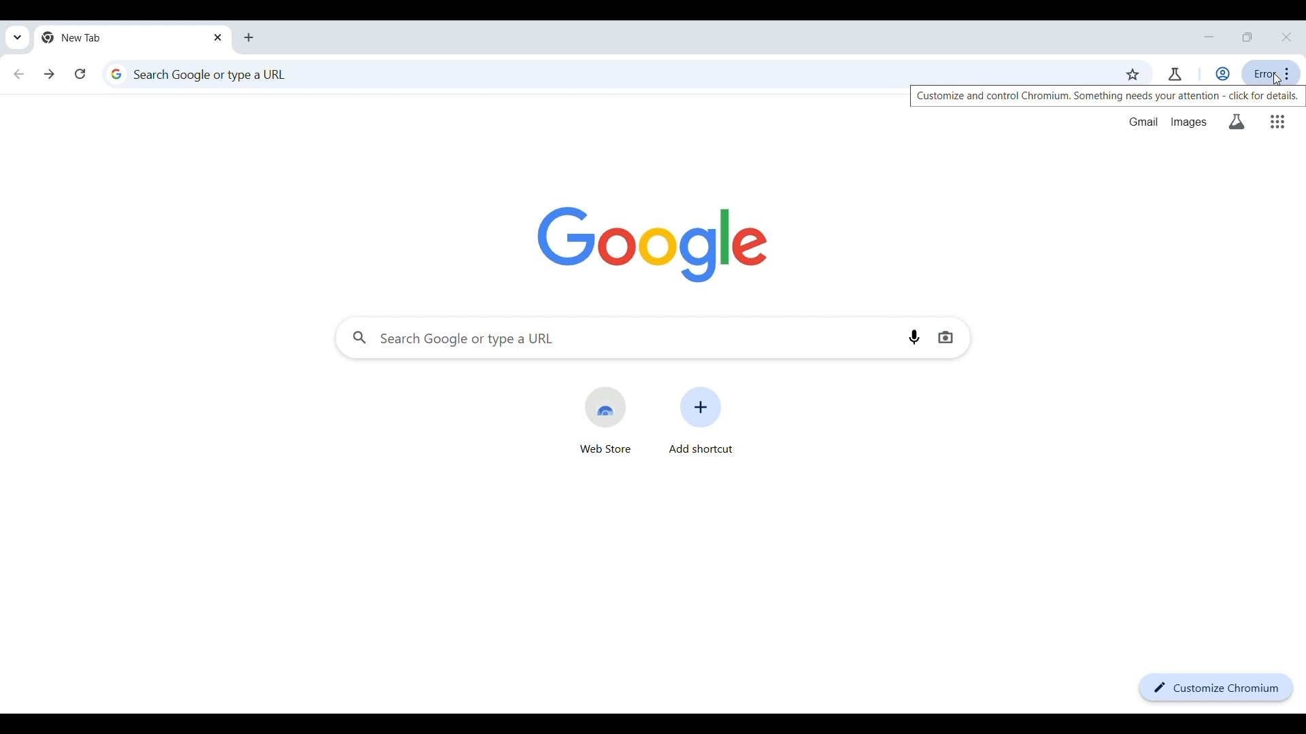 This screenshot has width=1306, height=734. Describe the element at coordinates (1188, 123) in the screenshot. I see `Search Google images` at that location.